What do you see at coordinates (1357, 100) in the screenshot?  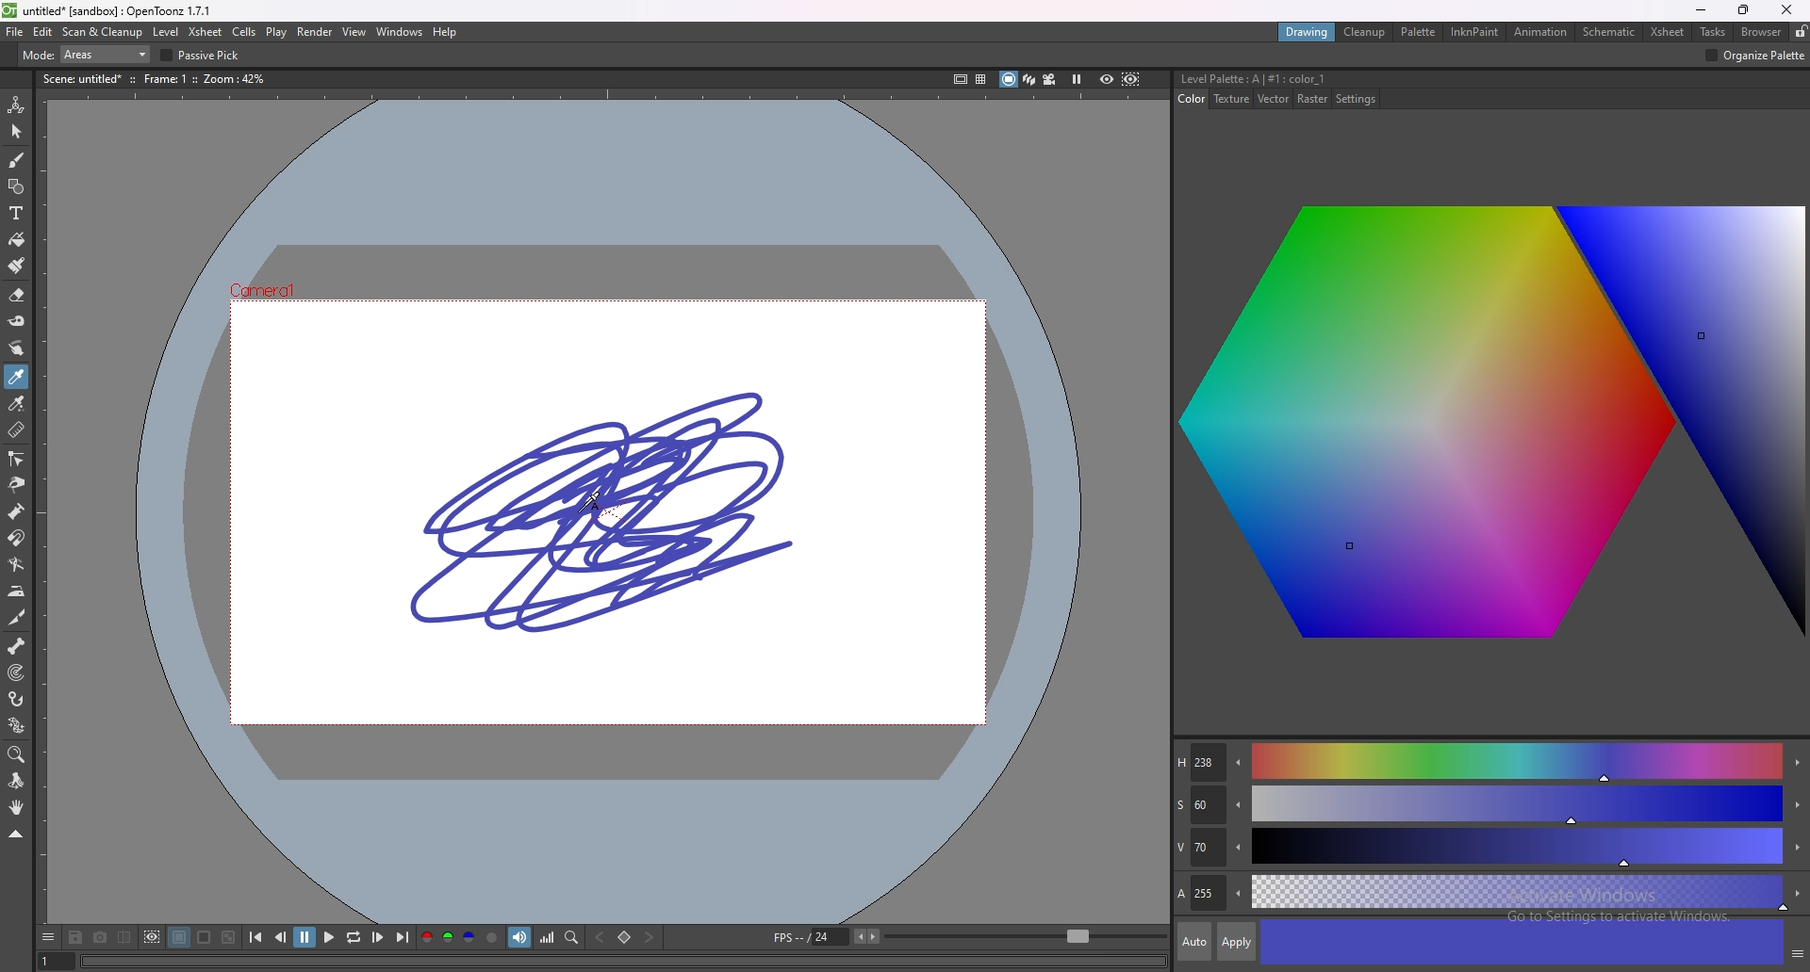 I see `settings` at bounding box center [1357, 100].